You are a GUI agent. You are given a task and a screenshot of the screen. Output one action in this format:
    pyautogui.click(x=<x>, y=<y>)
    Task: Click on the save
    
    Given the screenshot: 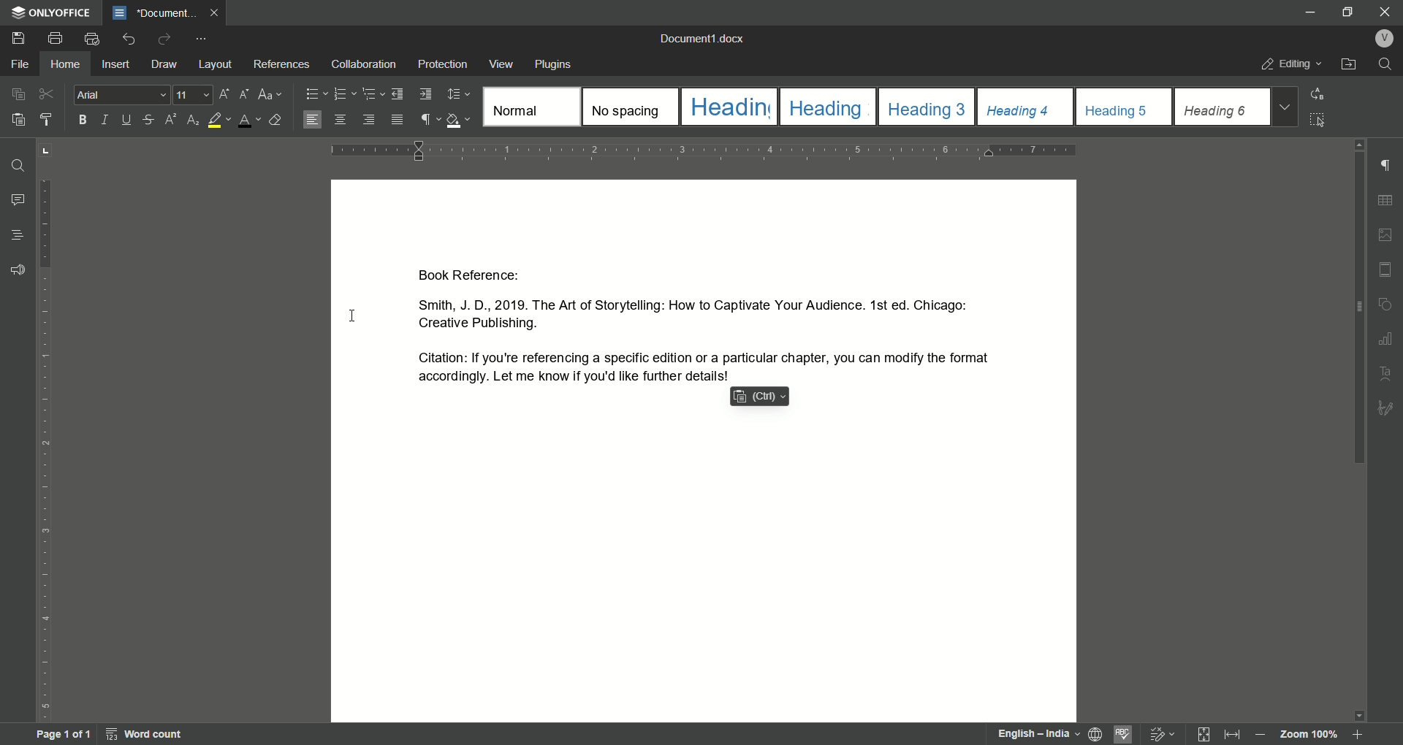 What is the action you would take?
    pyautogui.click(x=19, y=38)
    